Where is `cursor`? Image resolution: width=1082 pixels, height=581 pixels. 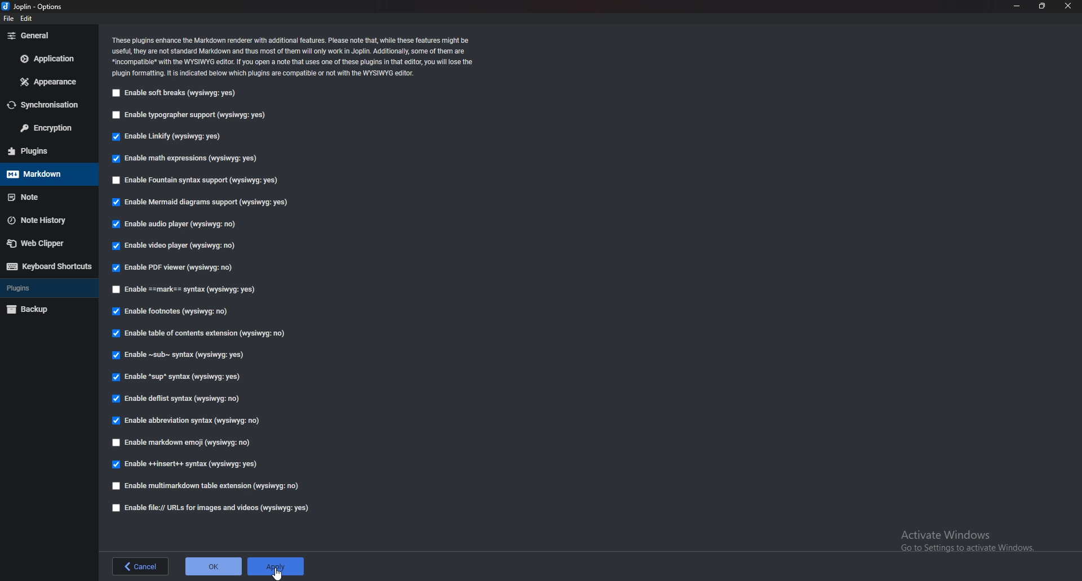
cursor is located at coordinates (278, 571).